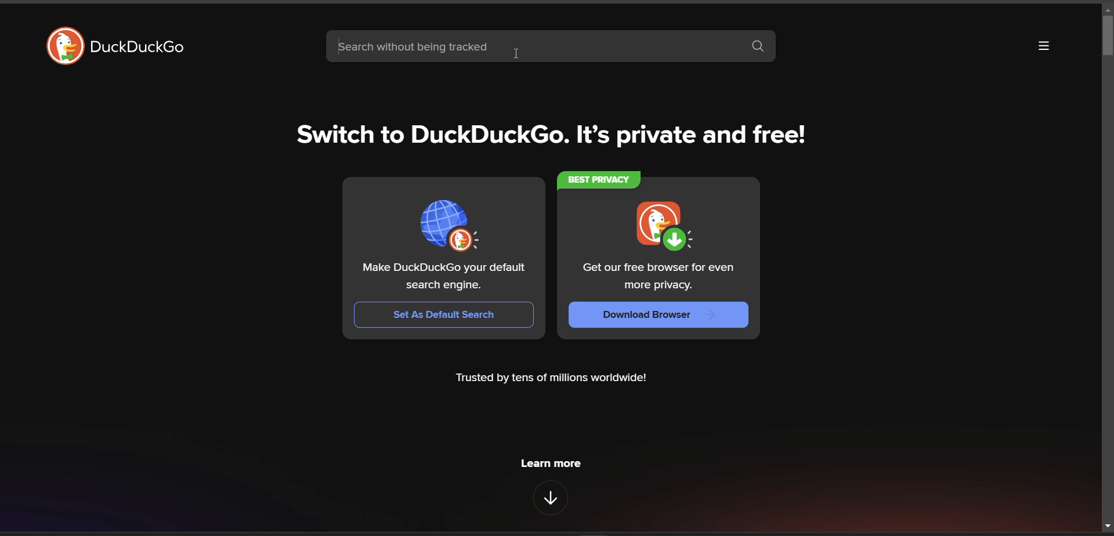  What do you see at coordinates (758, 47) in the screenshot?
I see `search button` at bounding box center [758, 47].